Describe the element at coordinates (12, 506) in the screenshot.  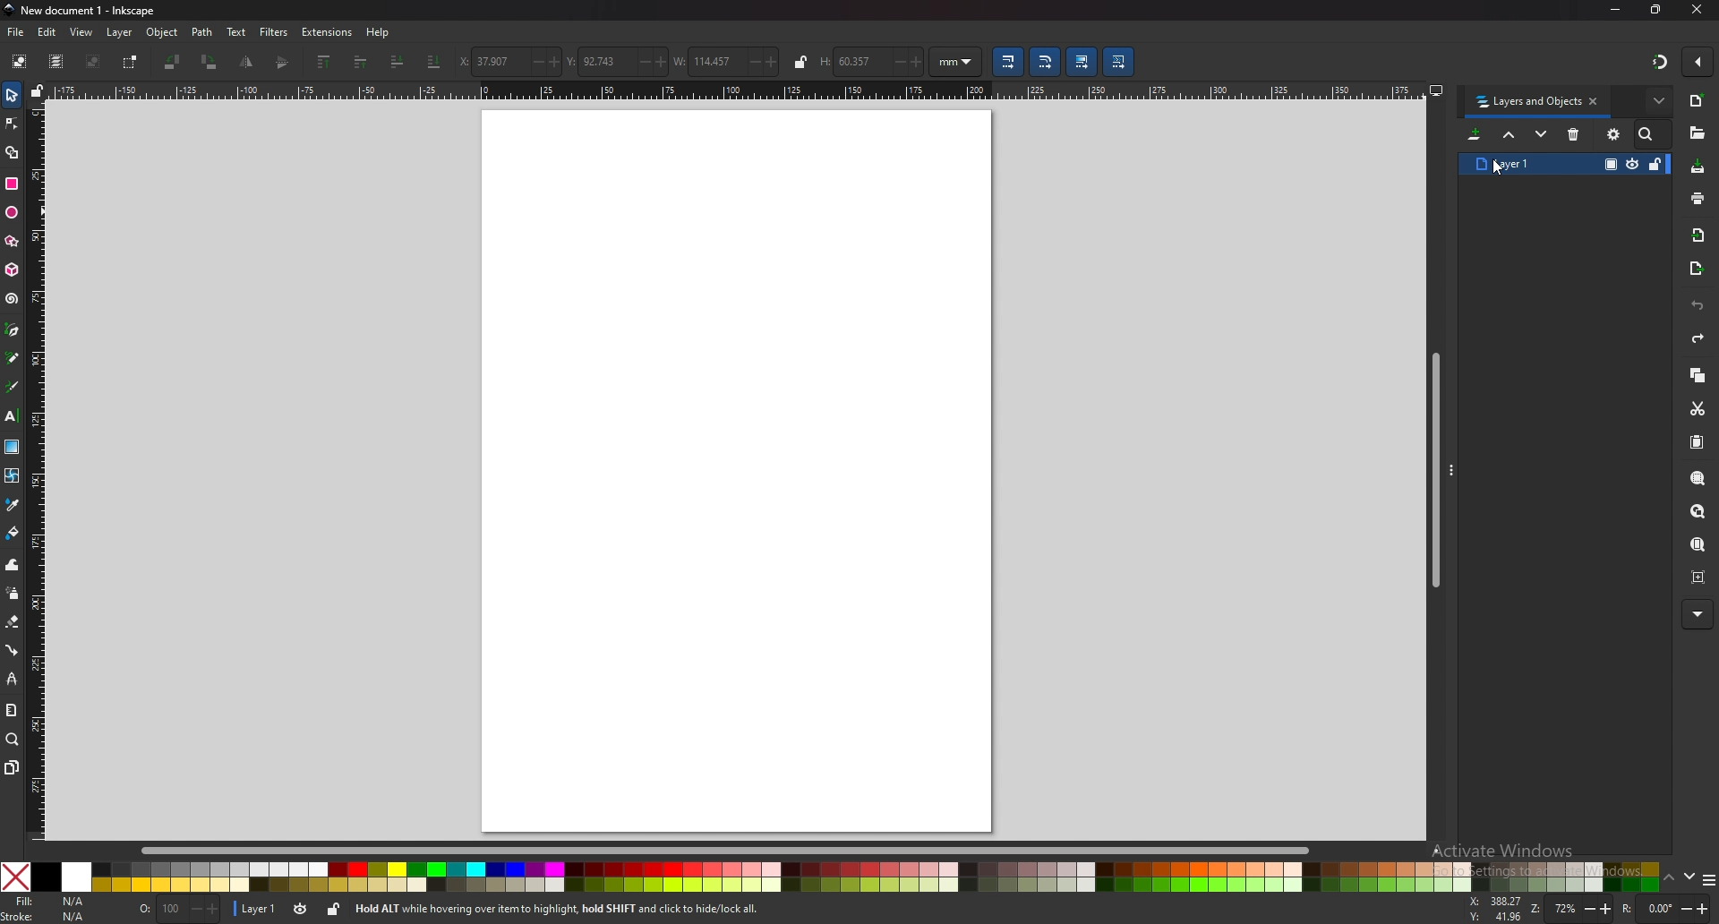
I see `color picker` at that location.